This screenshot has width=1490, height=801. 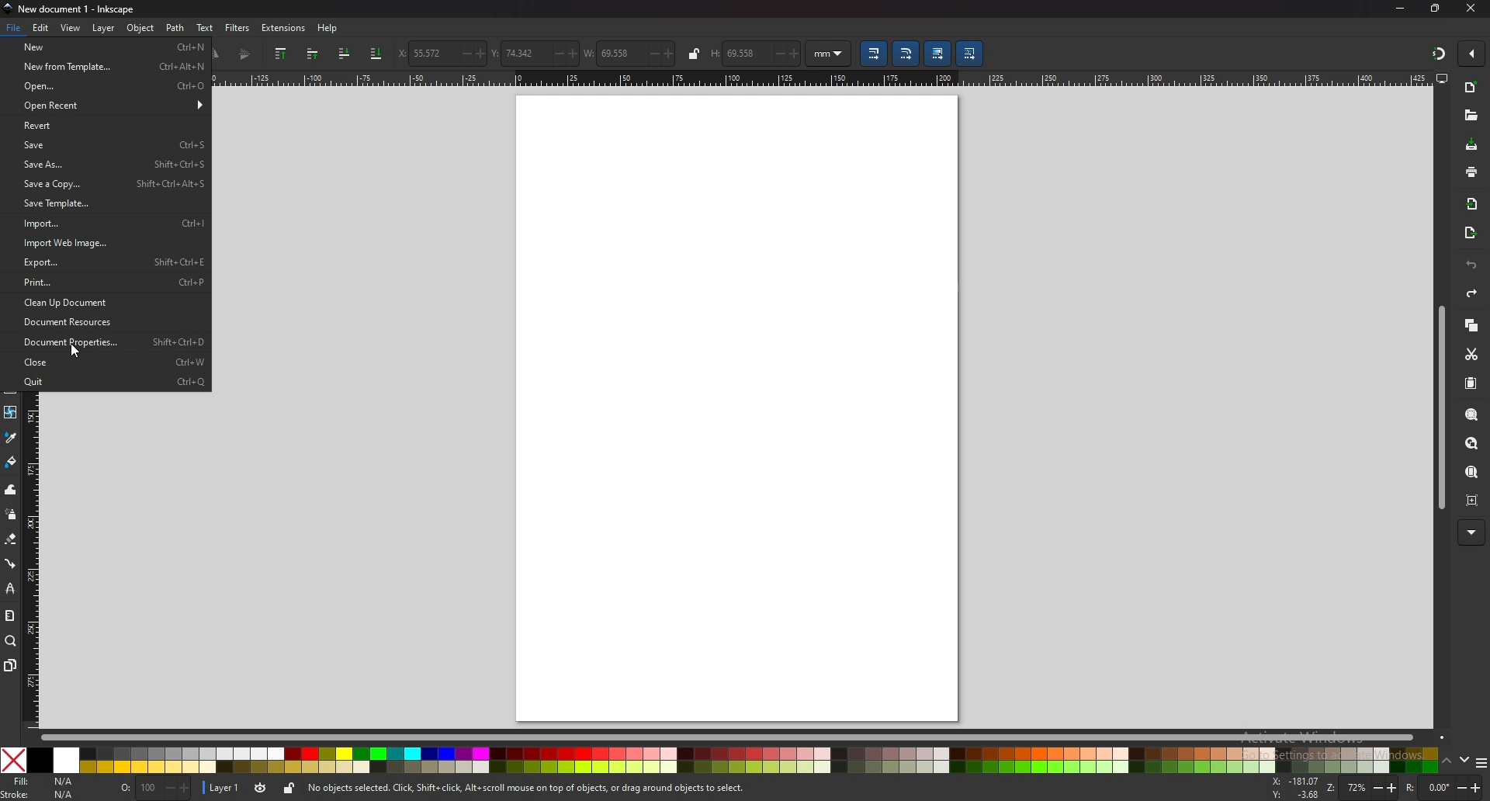 I want to click on Path, so click(x=174, y=27).